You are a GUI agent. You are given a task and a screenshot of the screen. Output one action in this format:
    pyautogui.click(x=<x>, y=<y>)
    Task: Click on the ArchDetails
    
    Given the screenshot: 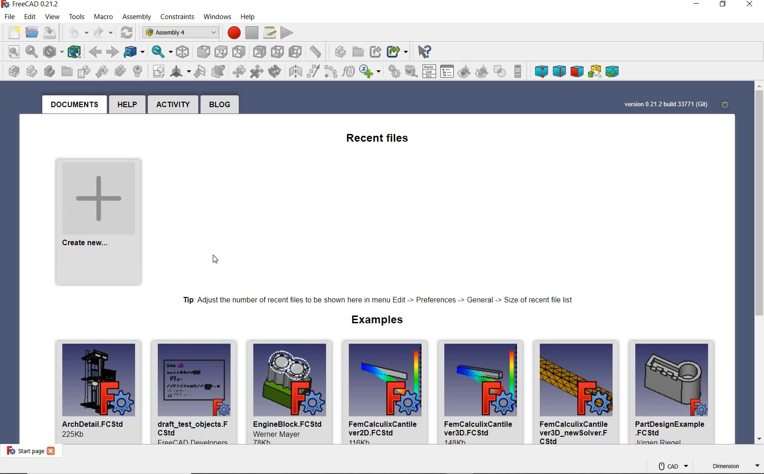 What is the action you would take?
    pyautogui.click(x=95, y=391)
    